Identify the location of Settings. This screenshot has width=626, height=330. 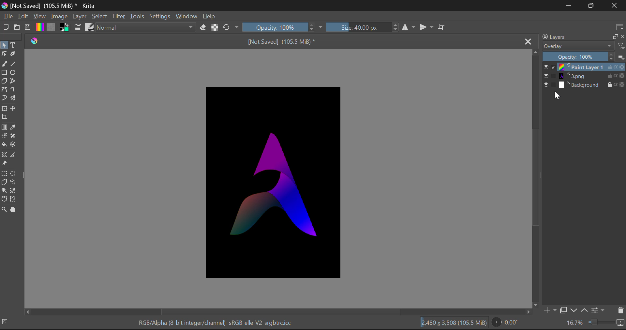
(599, 311).